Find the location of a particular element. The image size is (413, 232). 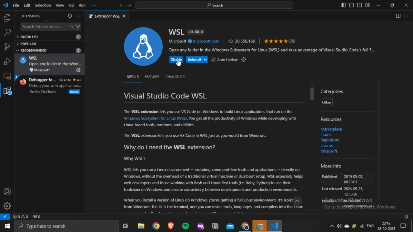

Extension: WSL is located at coordinates (104, 16).